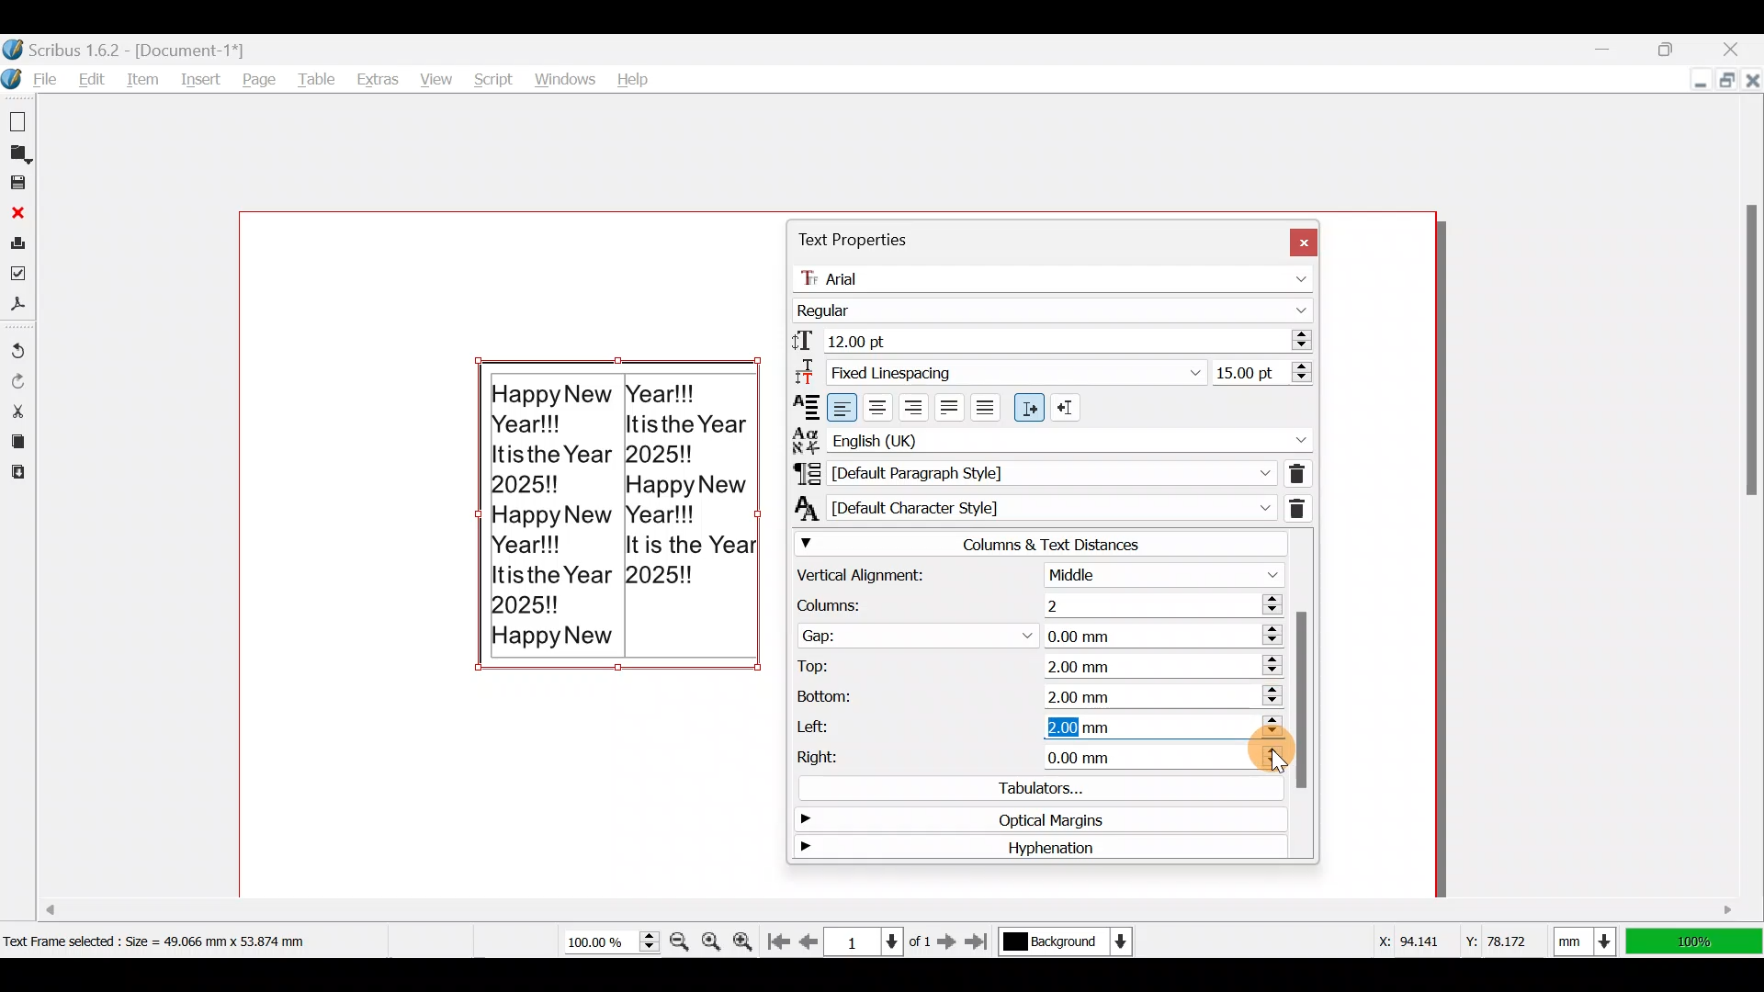  I want to click on Zoom in by the stepping value in tools preferences, so click(749, 937).